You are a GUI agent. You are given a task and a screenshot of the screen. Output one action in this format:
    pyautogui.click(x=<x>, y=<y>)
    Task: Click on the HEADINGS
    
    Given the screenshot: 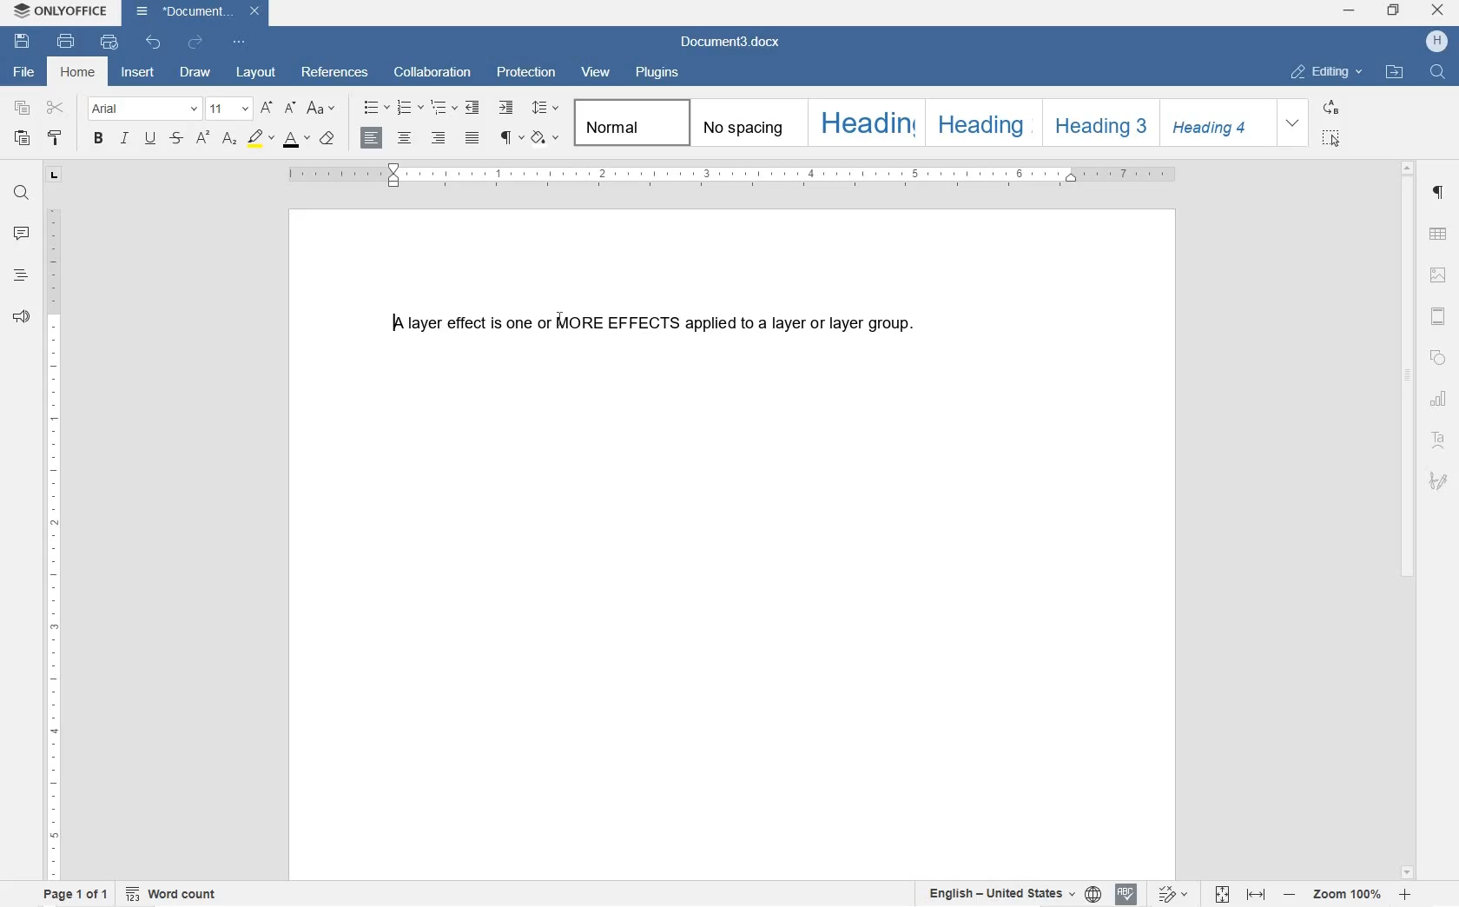 What is the action you would take?
    pyautogui.click(x=20, y=277)
    